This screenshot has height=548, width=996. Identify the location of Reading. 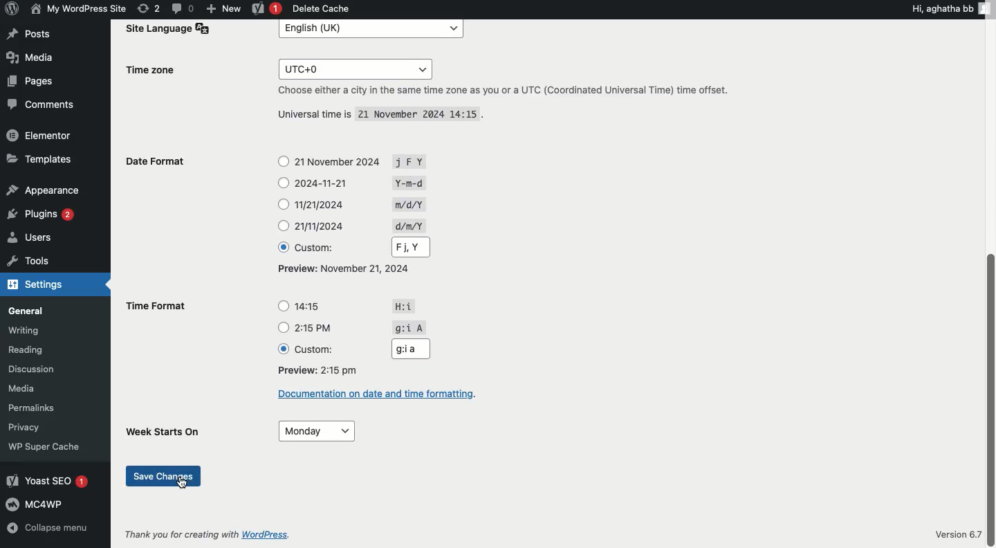
(34, 351).